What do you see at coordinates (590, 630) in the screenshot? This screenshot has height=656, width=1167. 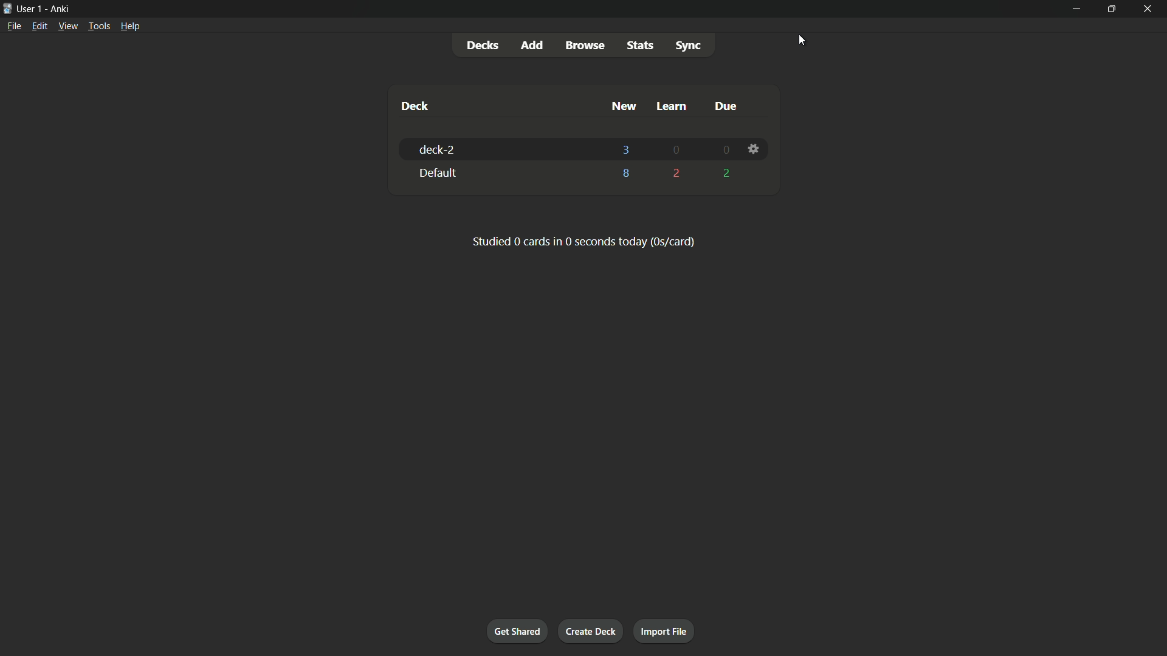 I see `create deck` at bounding box center [590, 630].